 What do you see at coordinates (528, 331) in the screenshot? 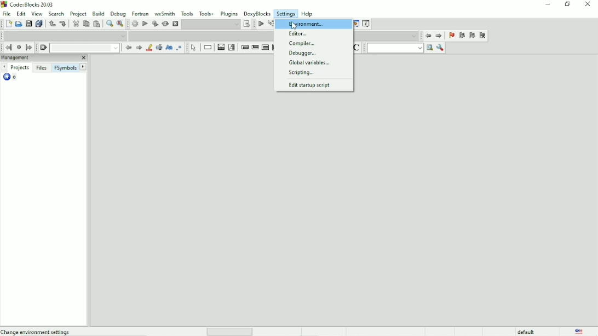
I see `default` at bounding box center [528, 331].